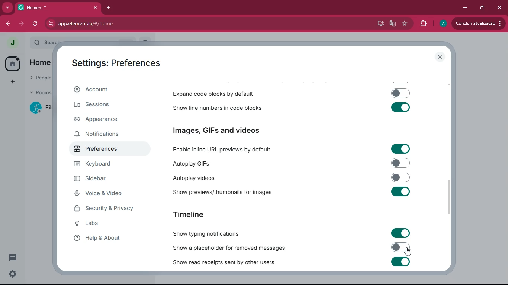 This screenshot has height=285, width=508. I want to click on toggle on/off, so click(401, 191).